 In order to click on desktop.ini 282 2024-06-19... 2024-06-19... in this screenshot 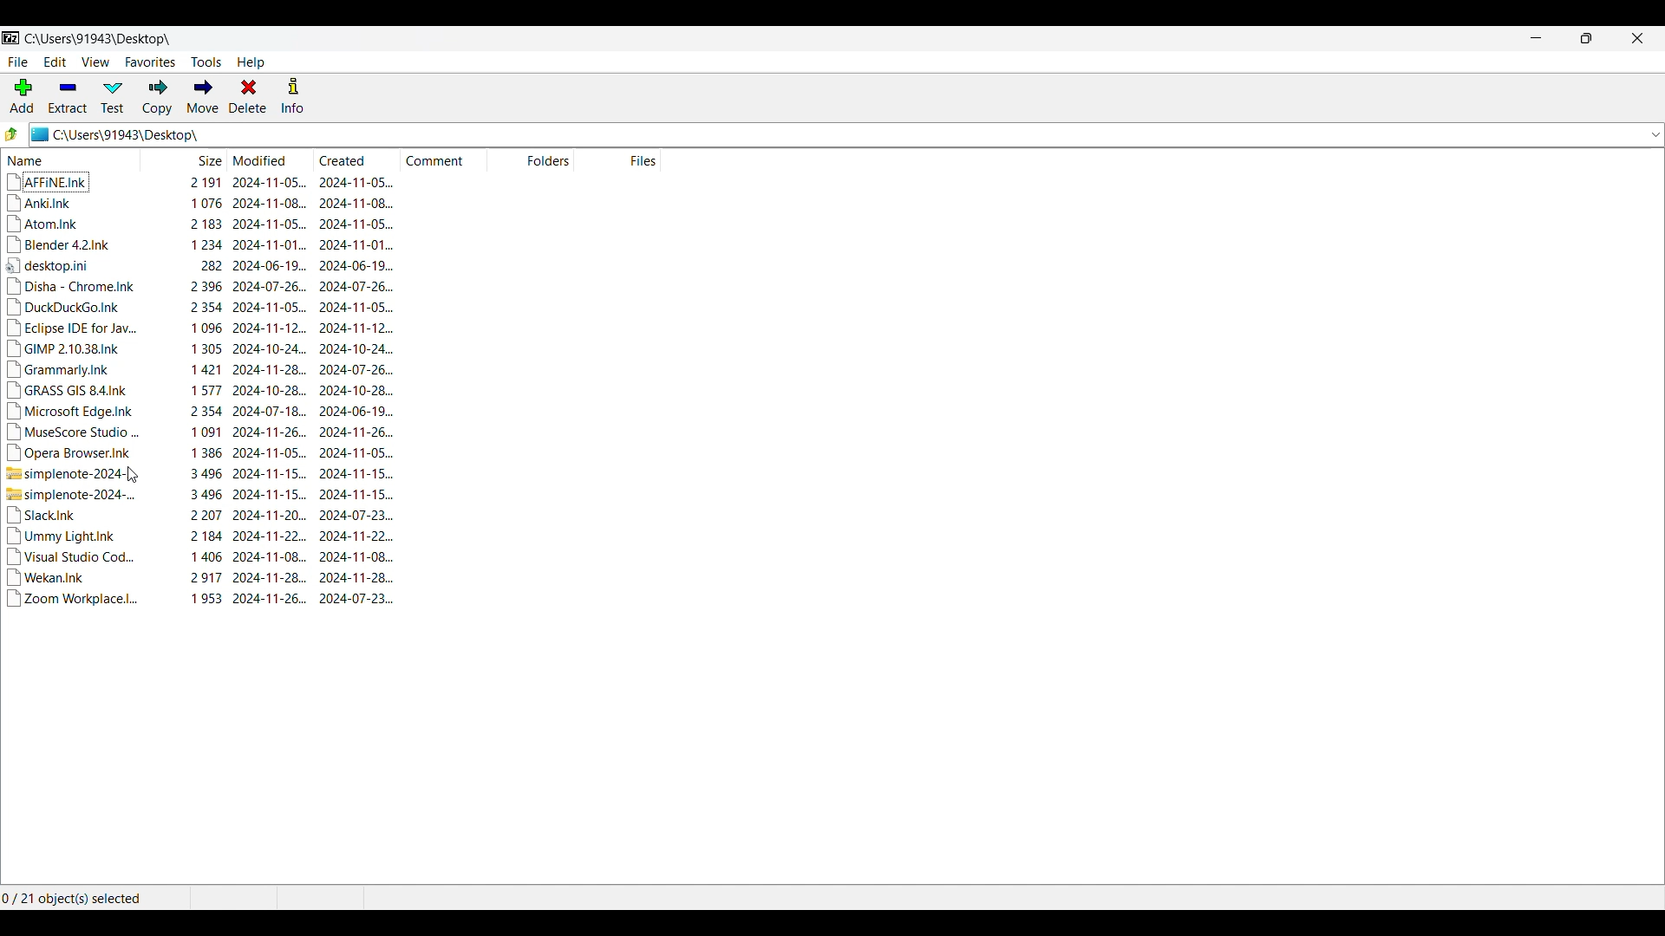, I will do `click(202, 264)`.